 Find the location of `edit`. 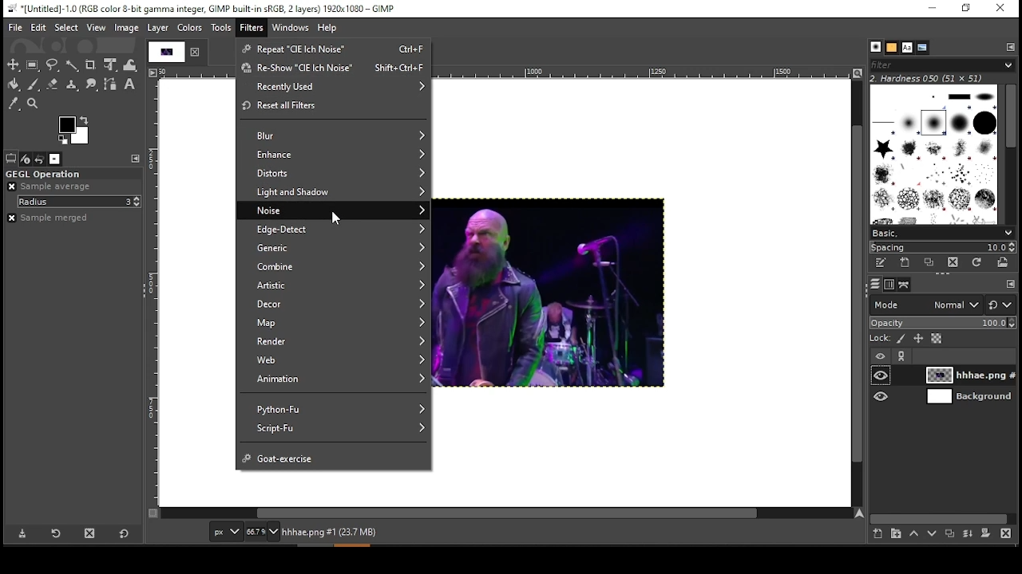

edit is located at coordinates (39, 27).